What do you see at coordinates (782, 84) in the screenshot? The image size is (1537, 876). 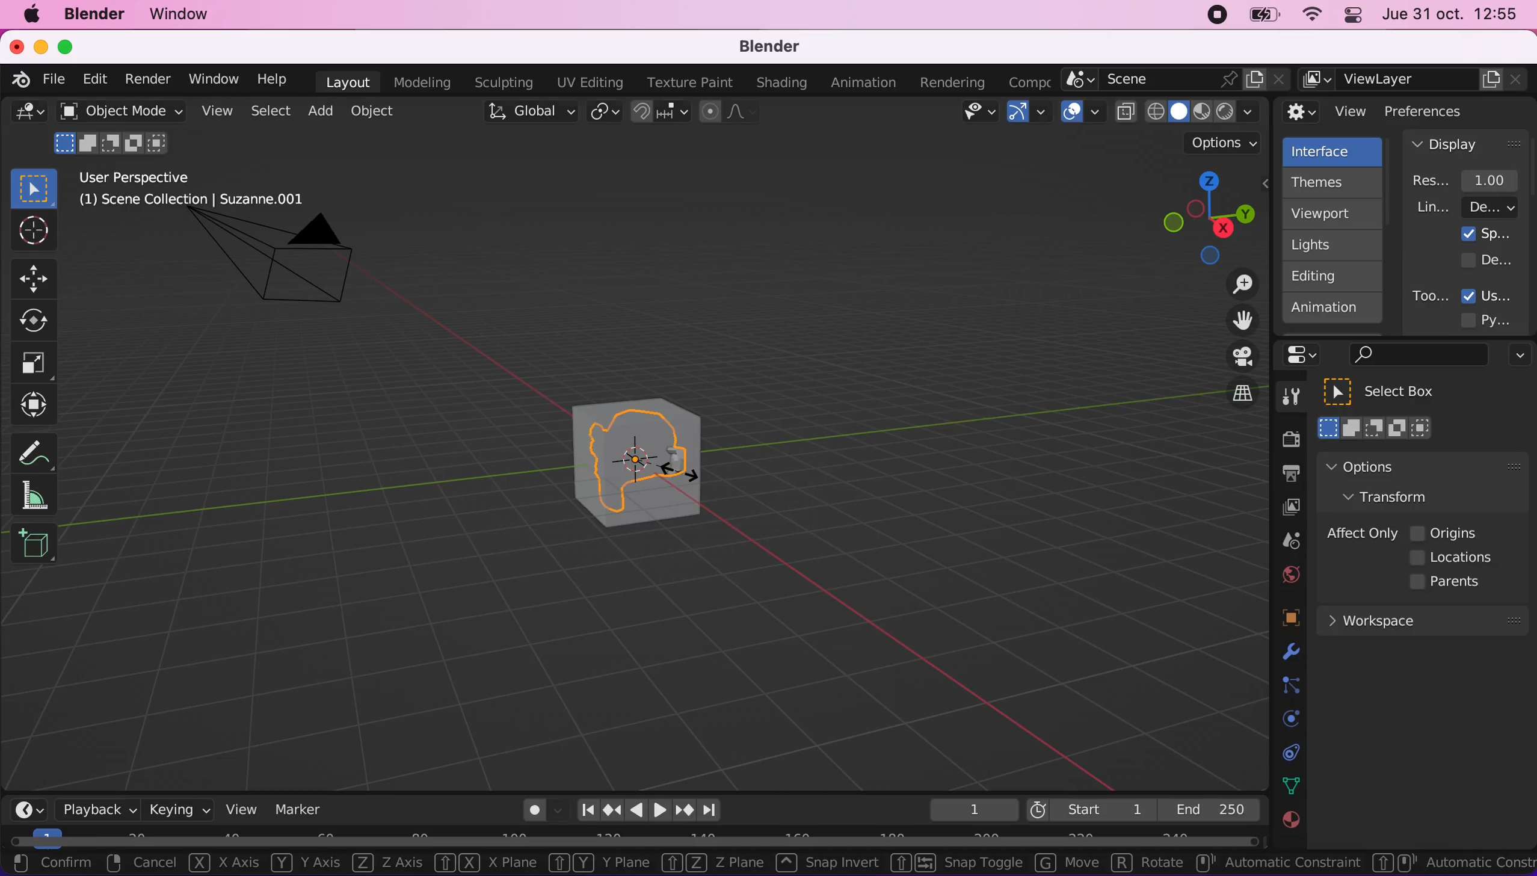 I see `shading` at bounding box center [782, 84].